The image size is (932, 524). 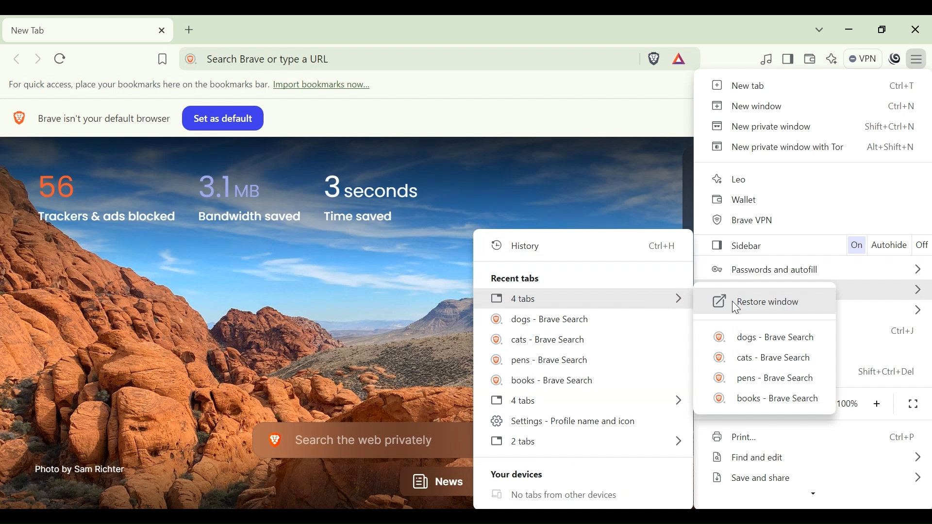 What do you see at coordinates (766, 59) in the screenshot?
I see `Control your videos, music and more` at bounding box center [766, 59].